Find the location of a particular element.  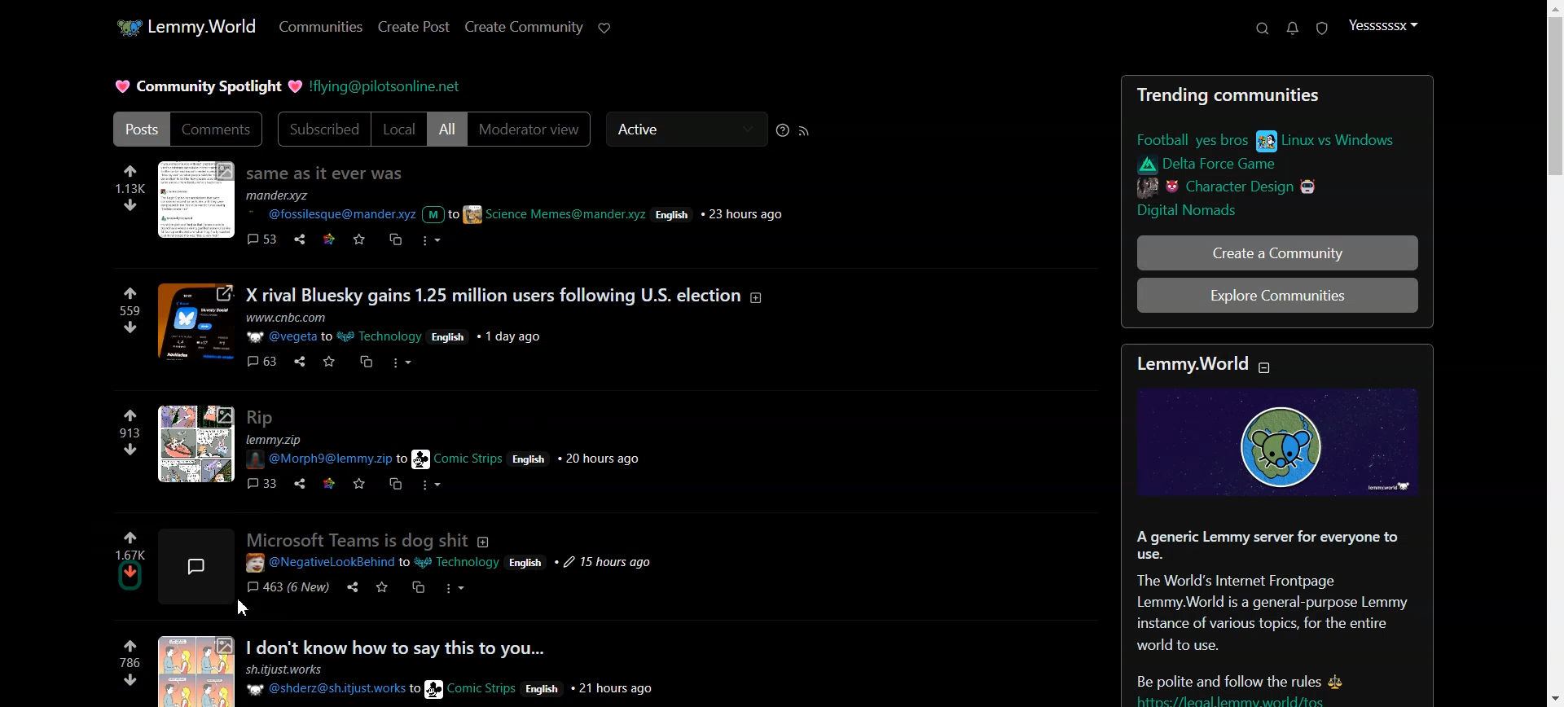

up is located at coordinates (130, 294).